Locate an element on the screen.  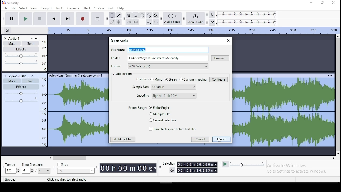
delete track is located at coordinates (5, 76).